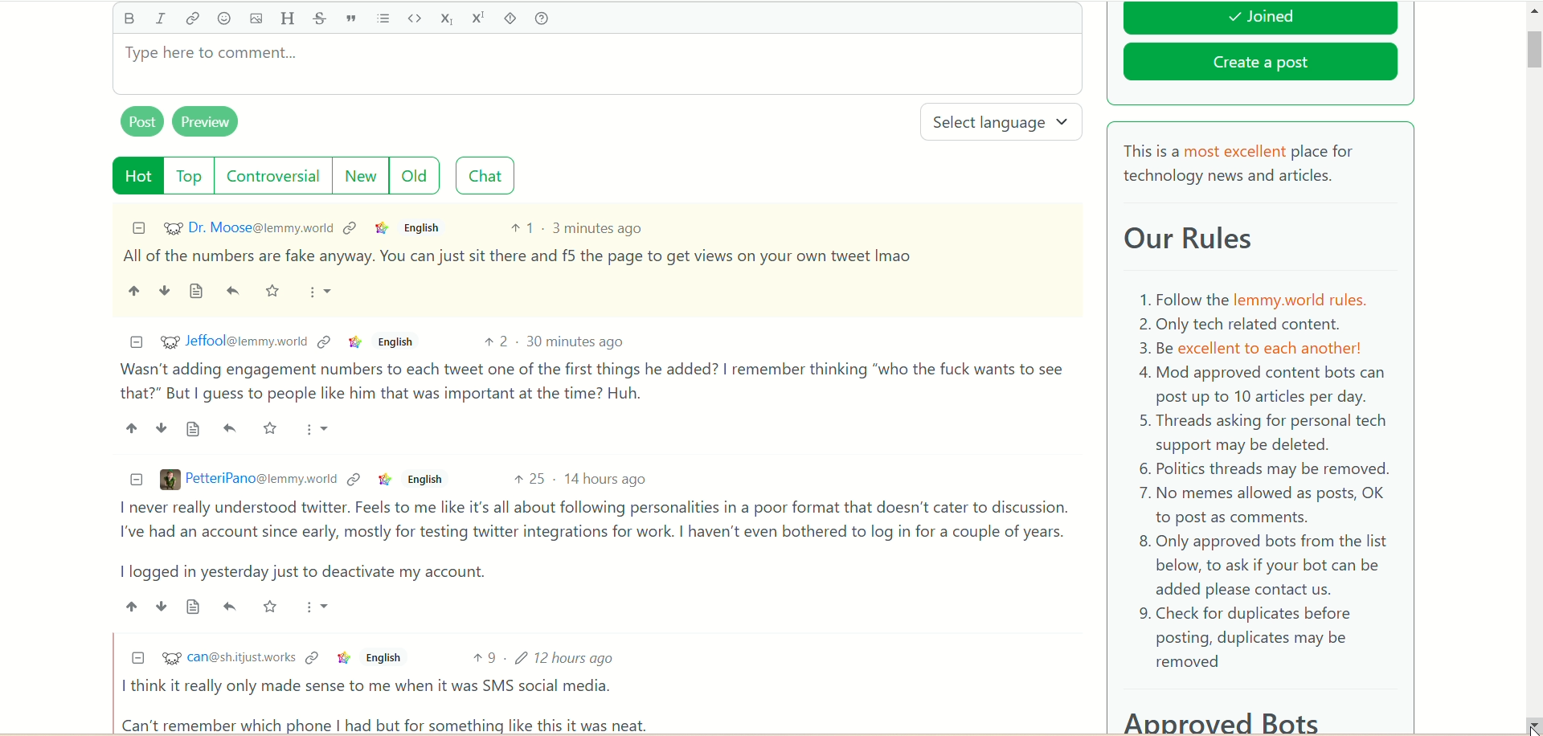 The image size is (1543, 736). What do you see at coordinates (272, 427) in the screenshot?
I see `Starred` at bounding box center [272, 427].